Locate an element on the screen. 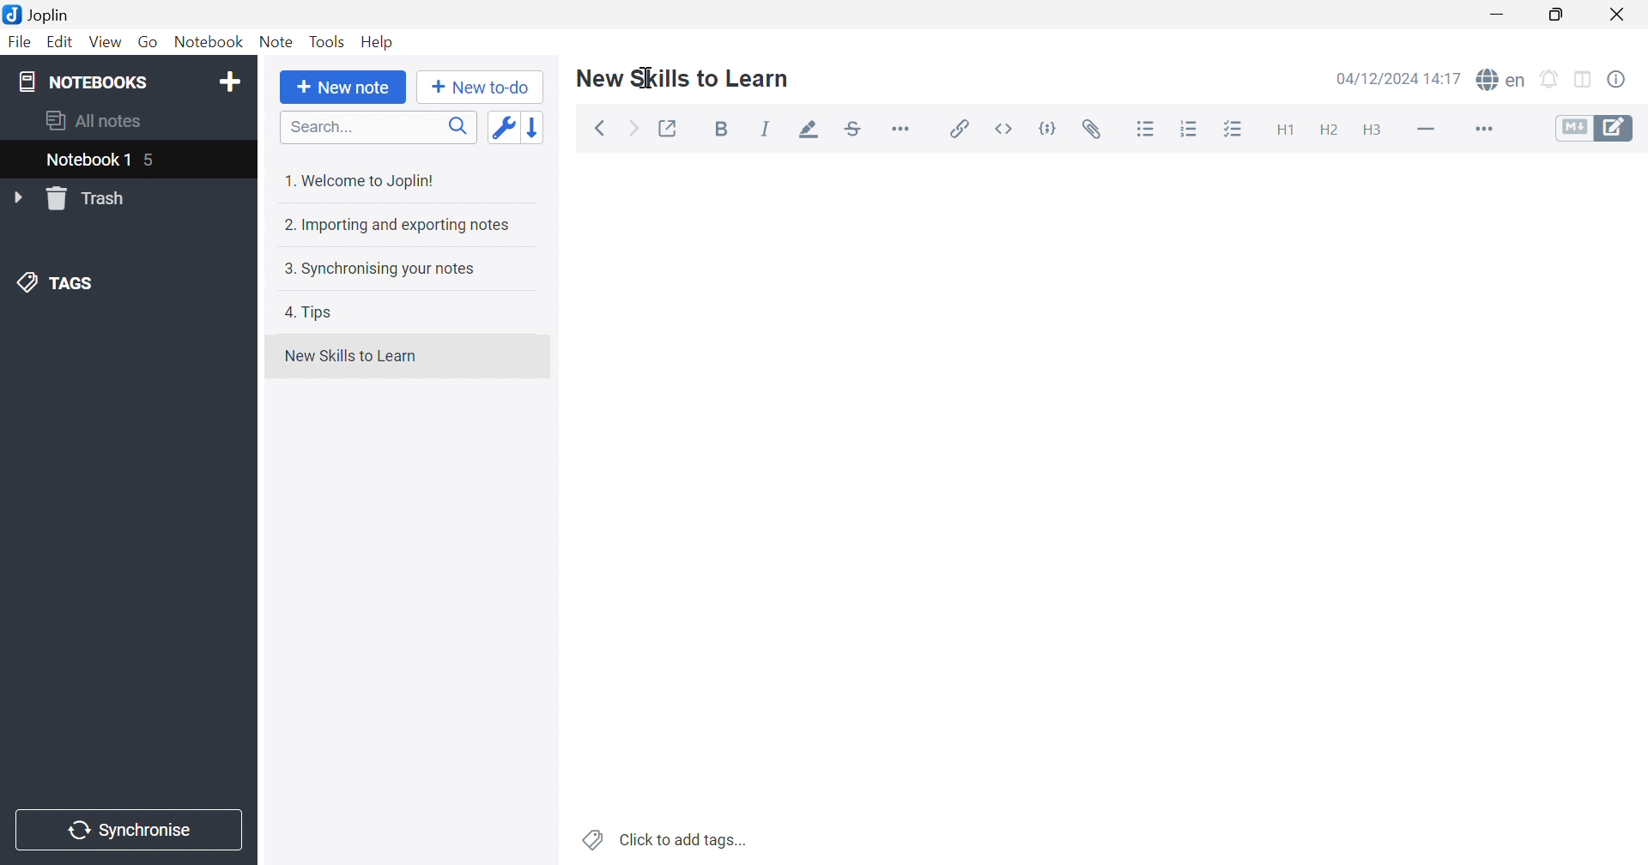  Bullet list is located at coordinates (1146, 130).